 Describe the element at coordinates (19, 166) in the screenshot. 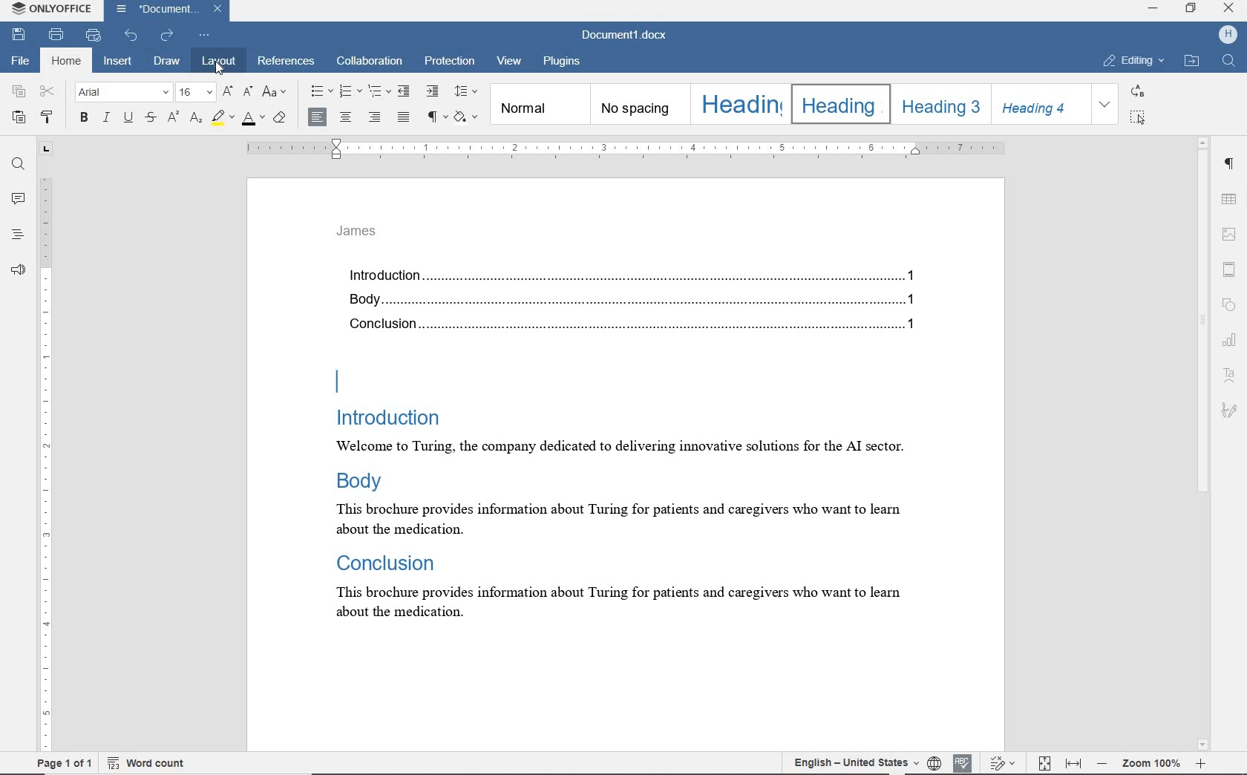

I see `find` at that location.